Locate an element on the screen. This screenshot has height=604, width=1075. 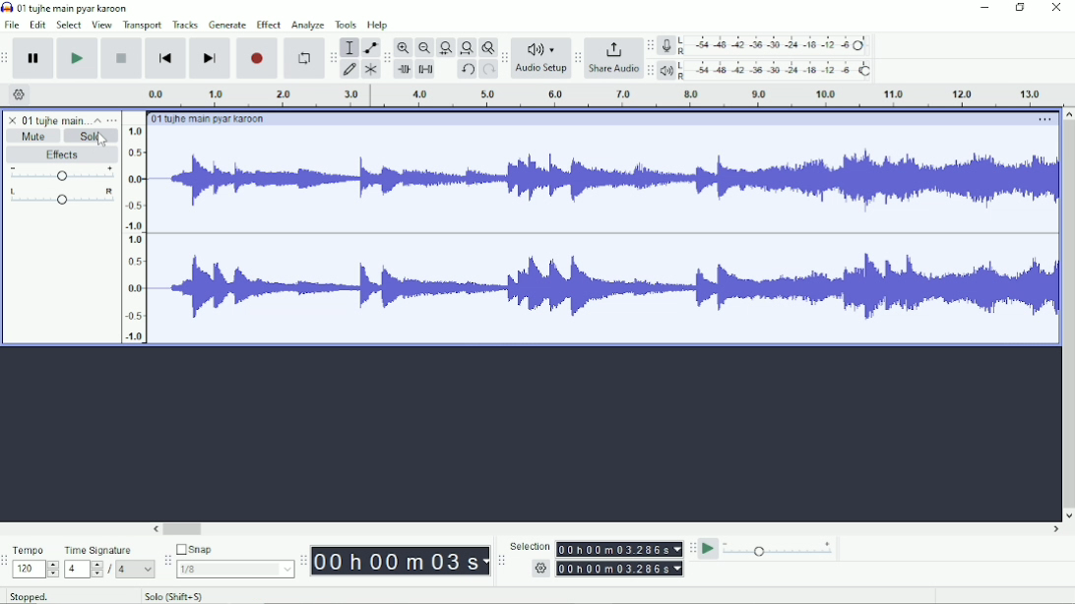
Pan is located at coordinates (62, 199).